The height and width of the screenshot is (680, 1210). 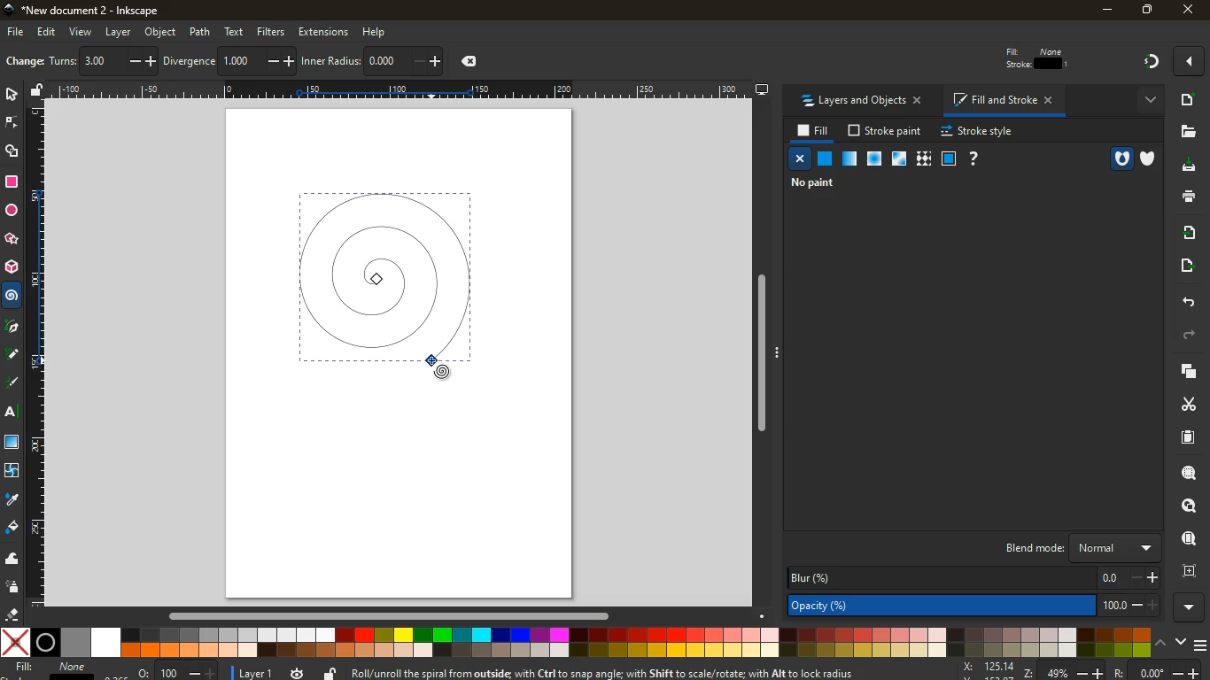 I want to click on spray, so click(x=12, y=589).